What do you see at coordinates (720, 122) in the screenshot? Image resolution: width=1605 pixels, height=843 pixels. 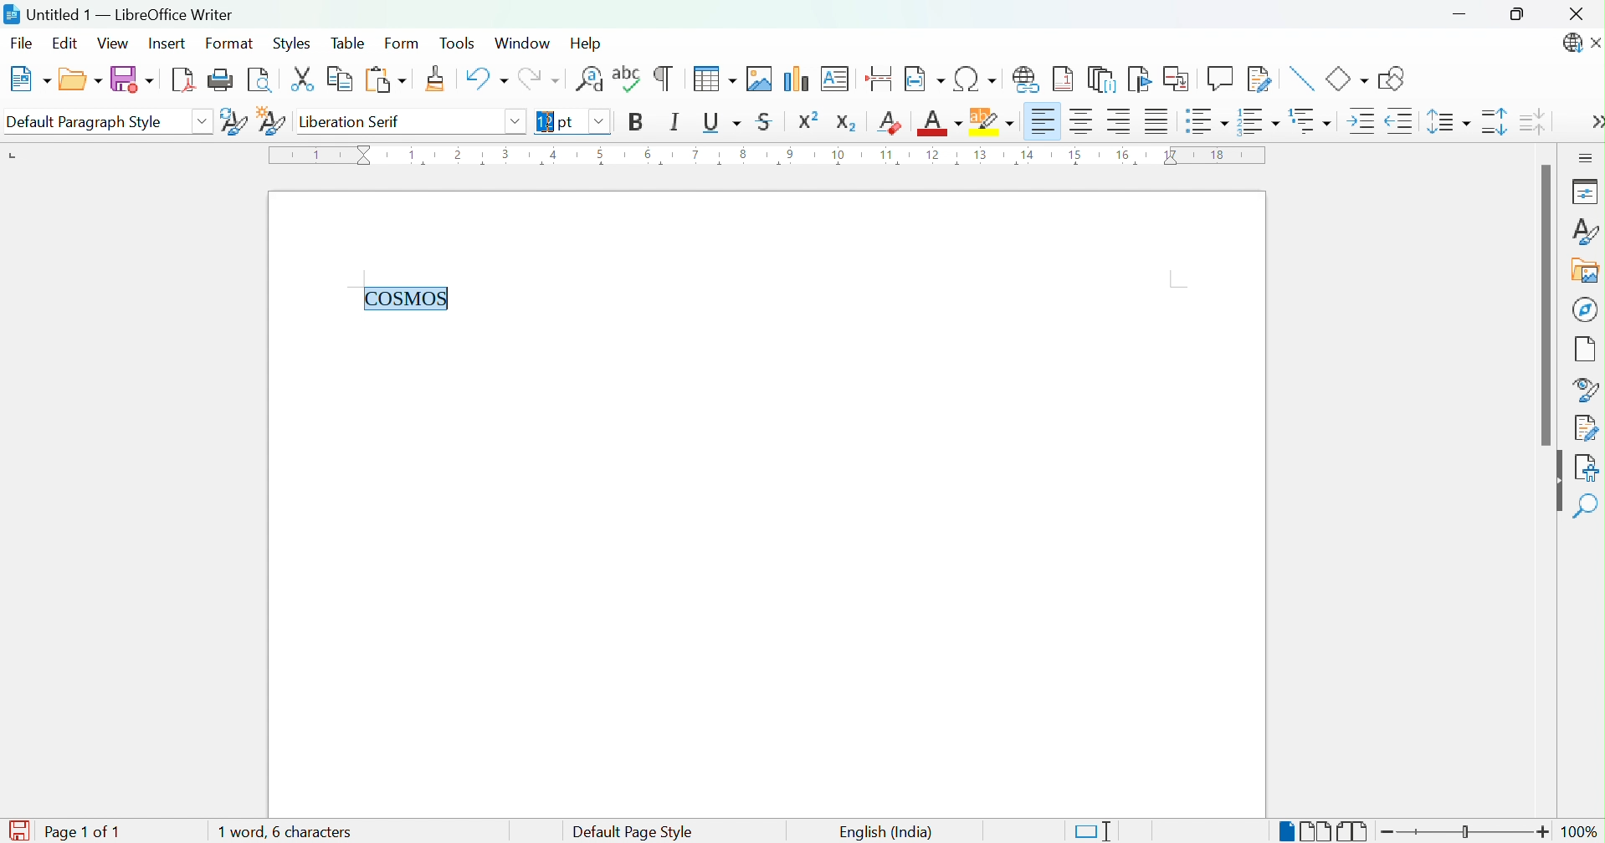 I see `Underline` at bounding box center [720, 122].